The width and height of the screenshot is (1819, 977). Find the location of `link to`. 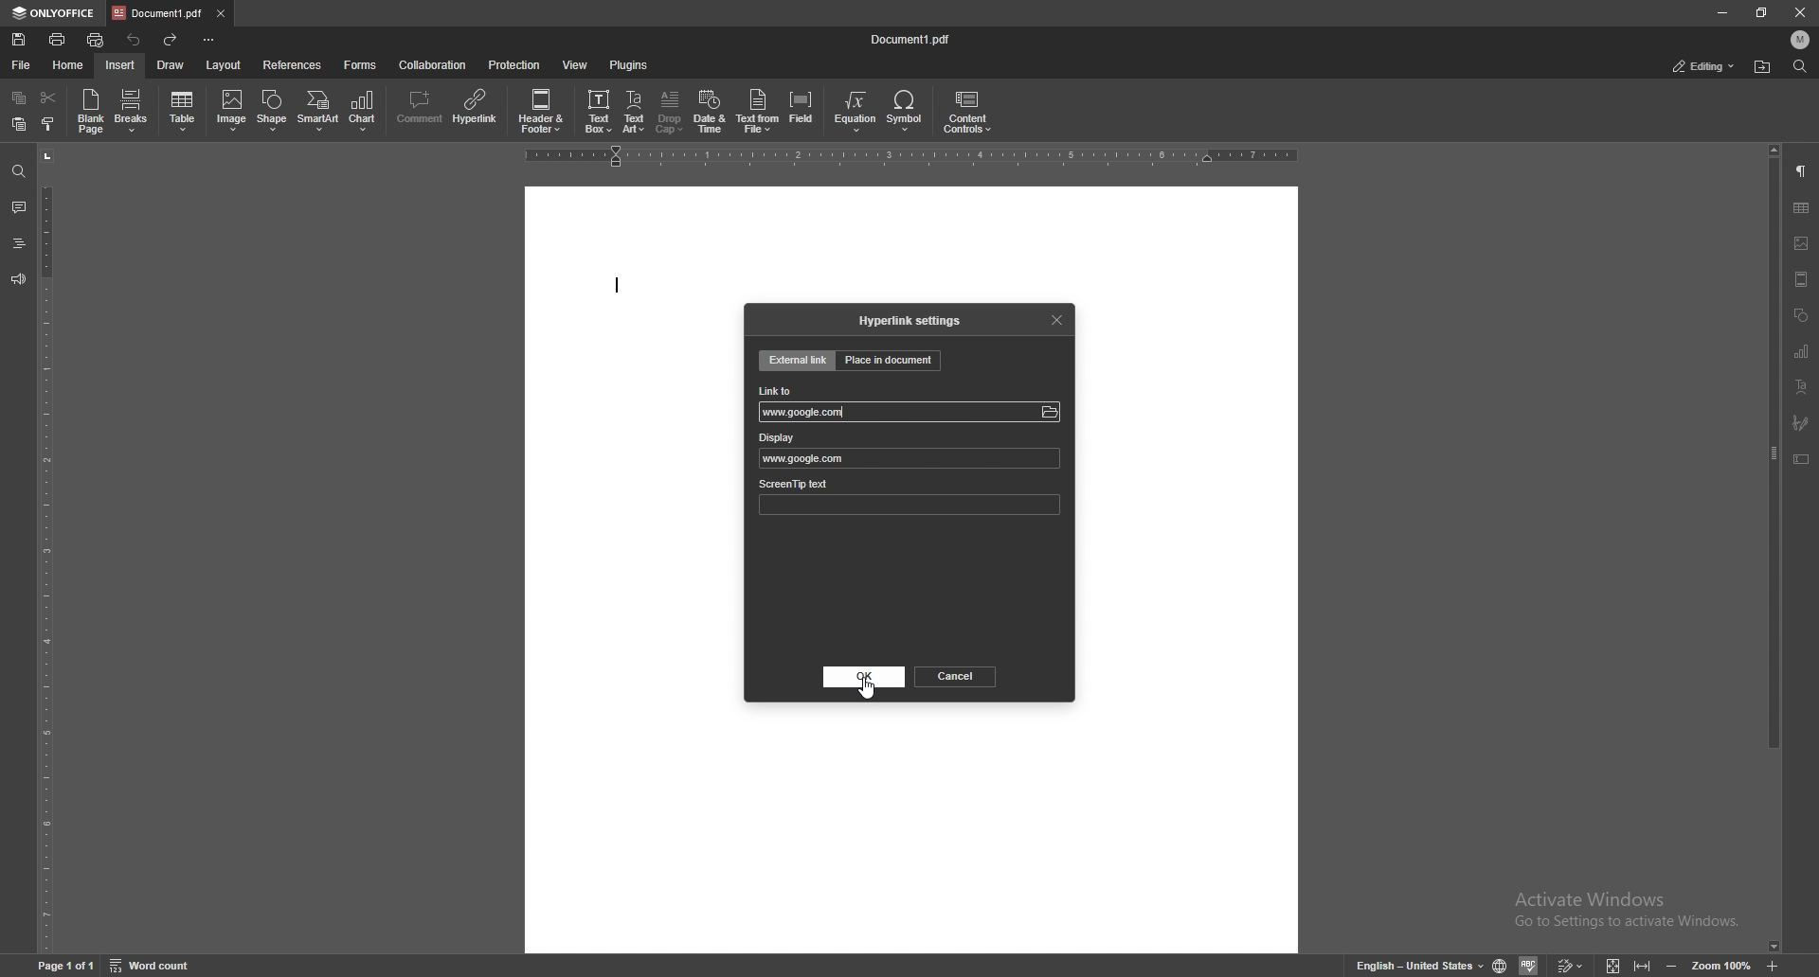

link to is located at coordinates (780, 391).